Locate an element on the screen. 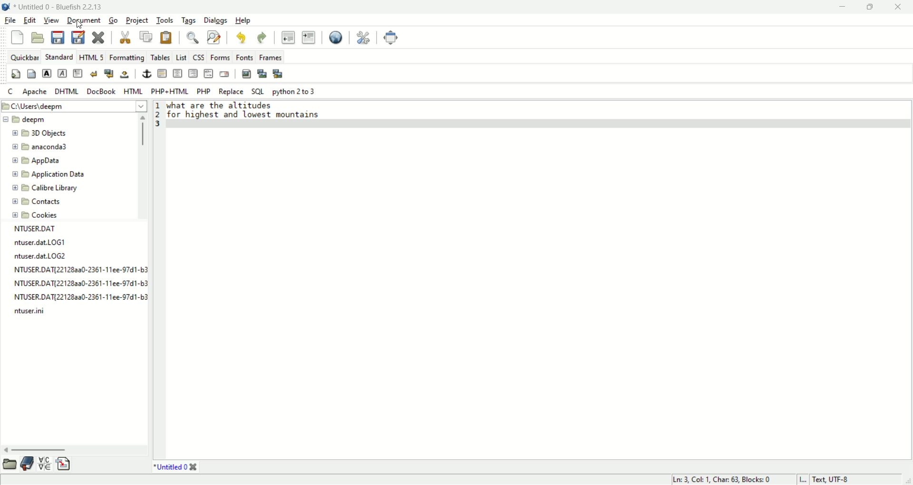 The width and height of the screenshot is (913, 485). file name is located at coordinates (45, 243).